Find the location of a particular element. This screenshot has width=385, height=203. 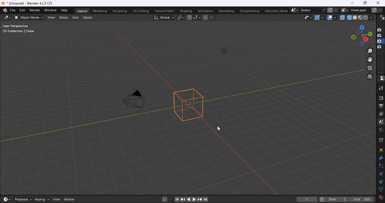

setting is located at coordinates (380, 158).